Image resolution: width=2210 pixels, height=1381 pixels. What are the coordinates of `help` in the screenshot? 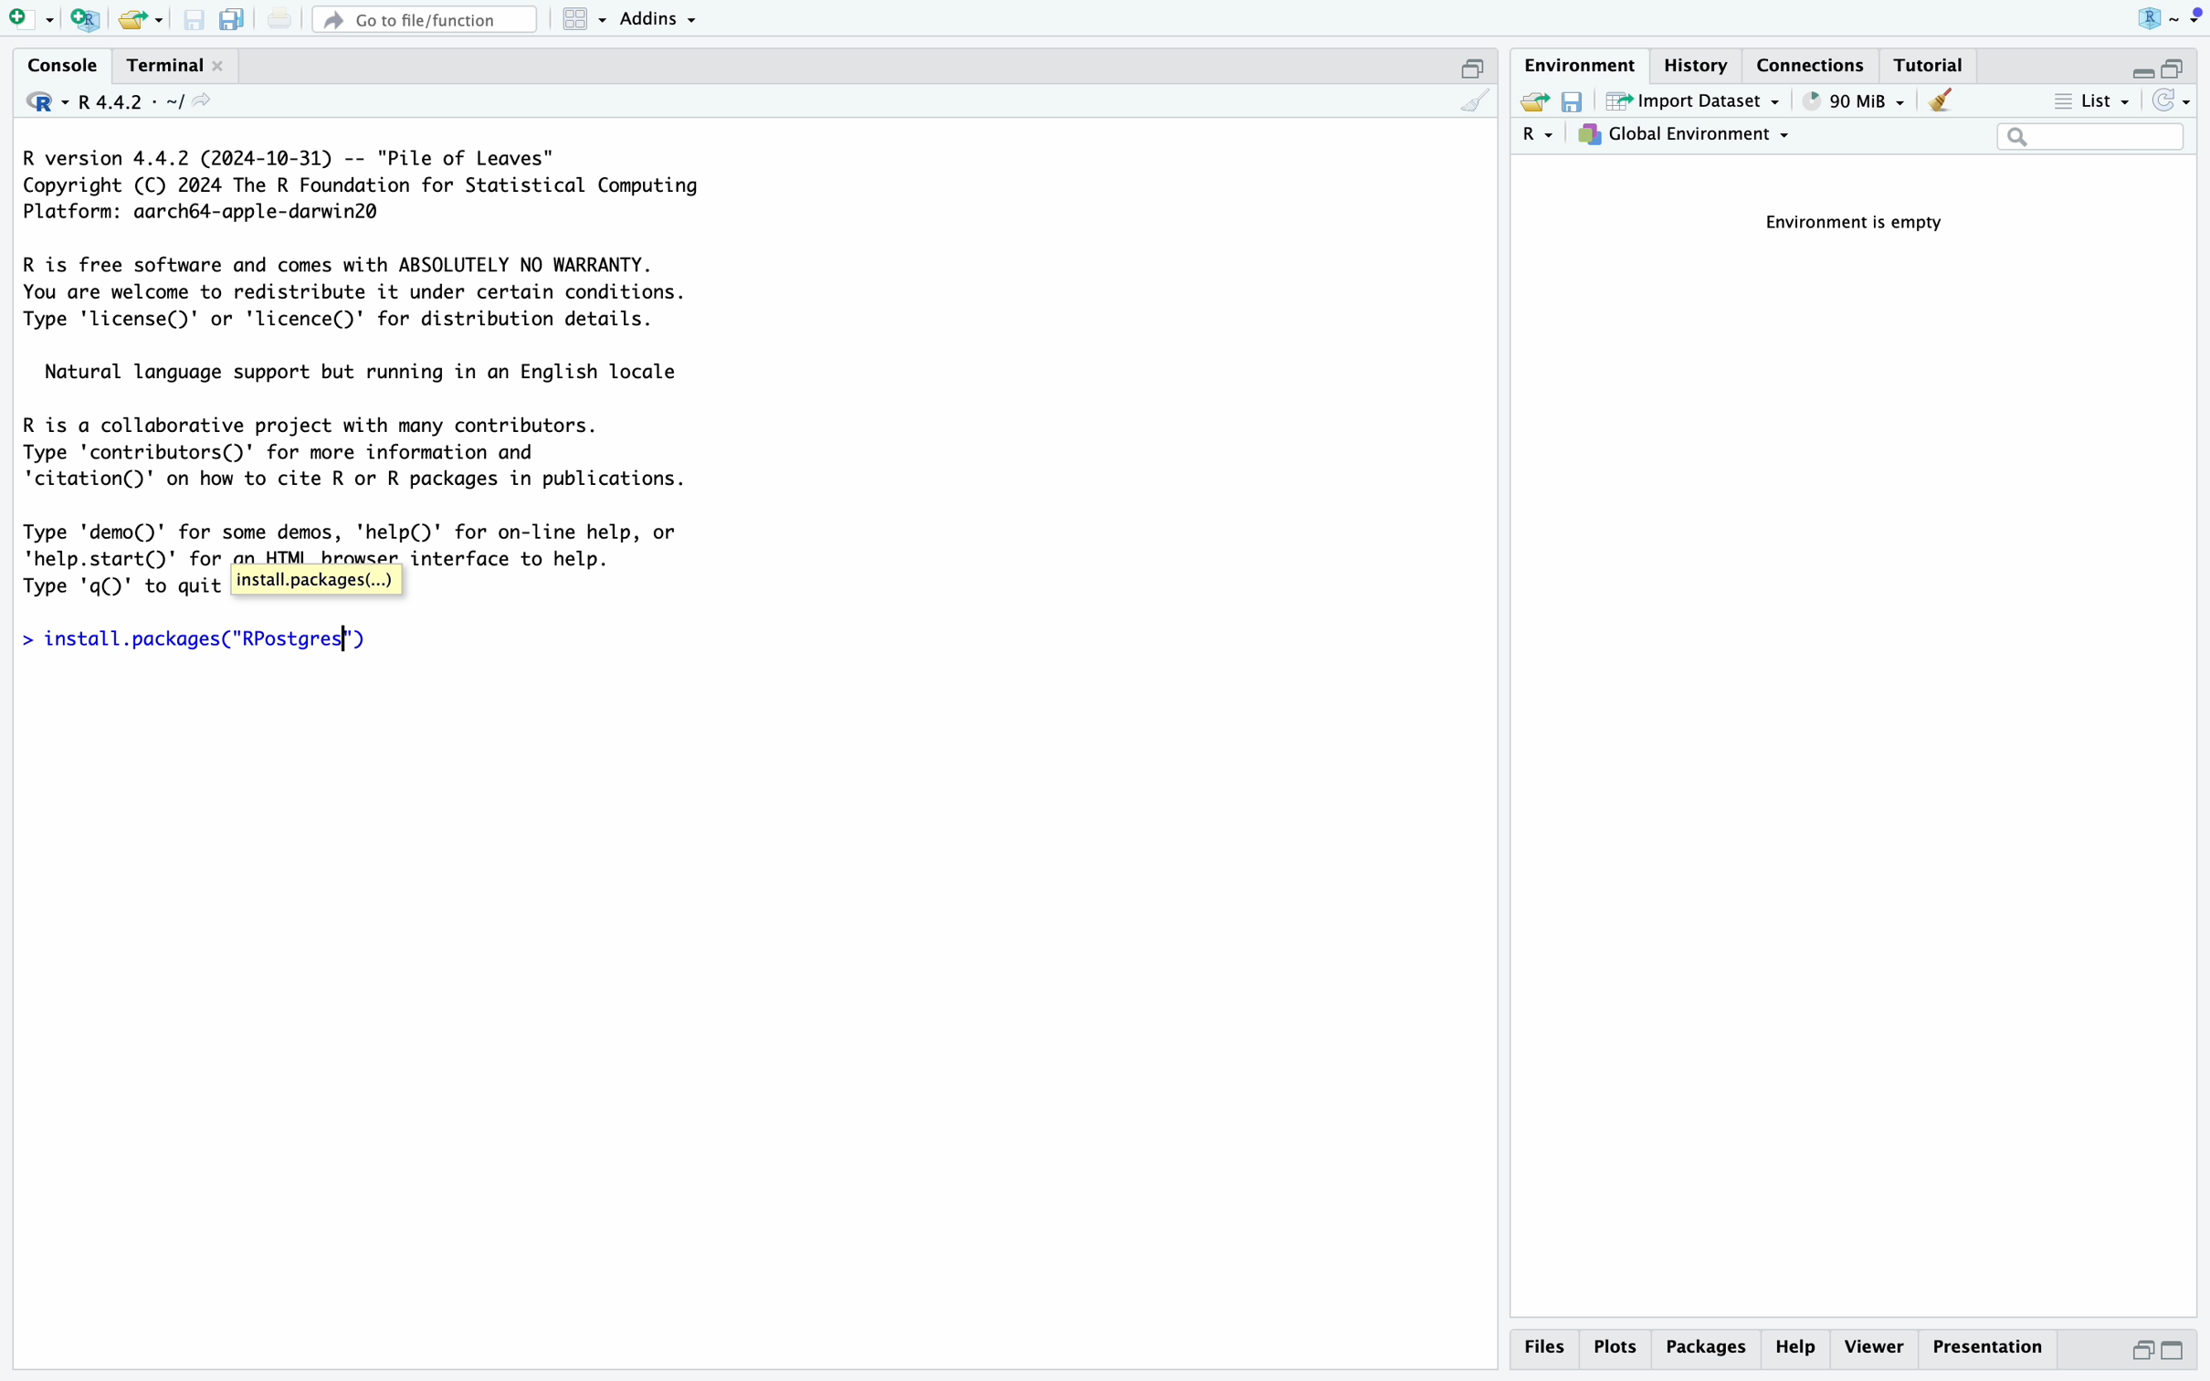 It's located at (1794, 1349).